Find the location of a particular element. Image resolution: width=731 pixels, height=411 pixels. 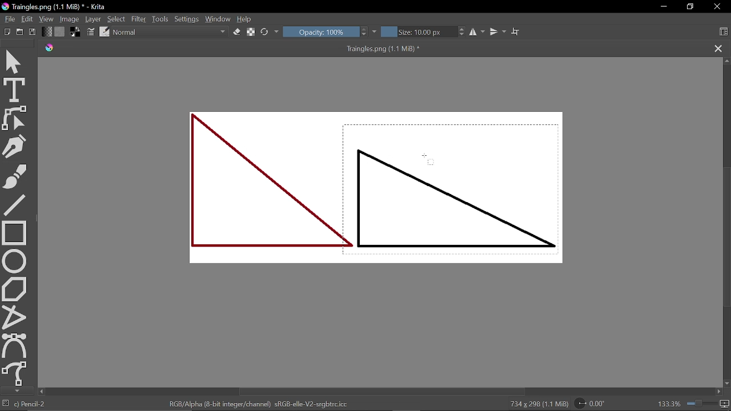

Fill gradient is located at coordinates (60, 32).